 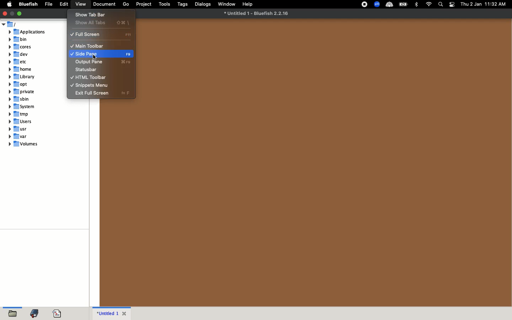 What do you see at coordinates (91, 15) in the screenshot?
I see `show tab bar` at bounding box center [91, 15].